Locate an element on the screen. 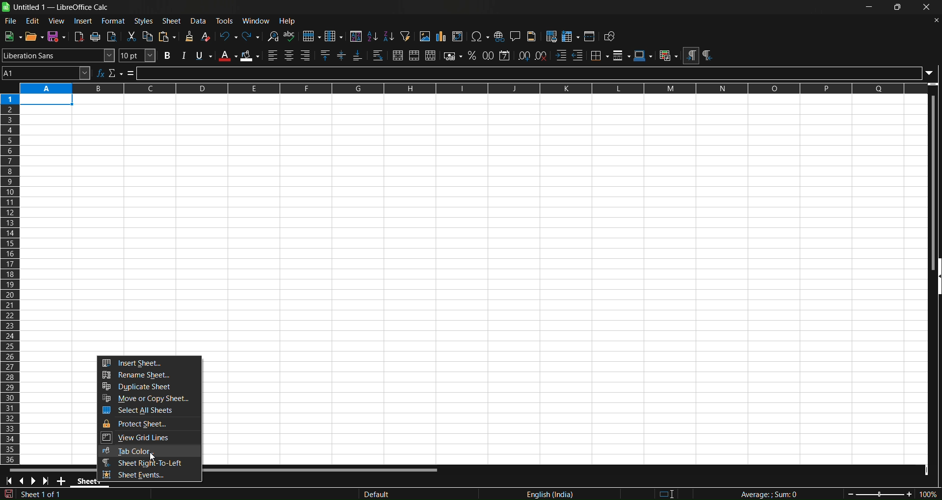 The width and height of the screenshot is (942, 500). find and replace is located at coordinates (272, 36).